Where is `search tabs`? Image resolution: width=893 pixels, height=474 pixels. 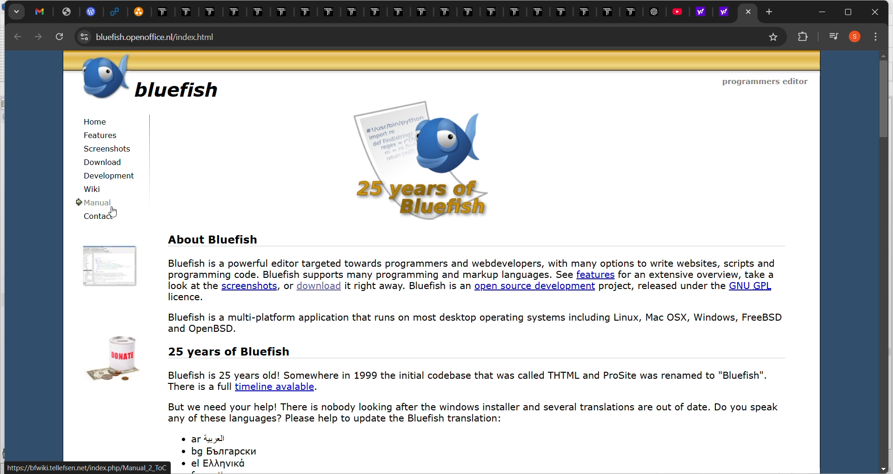 search tabs is located at coordinates (20, 12).